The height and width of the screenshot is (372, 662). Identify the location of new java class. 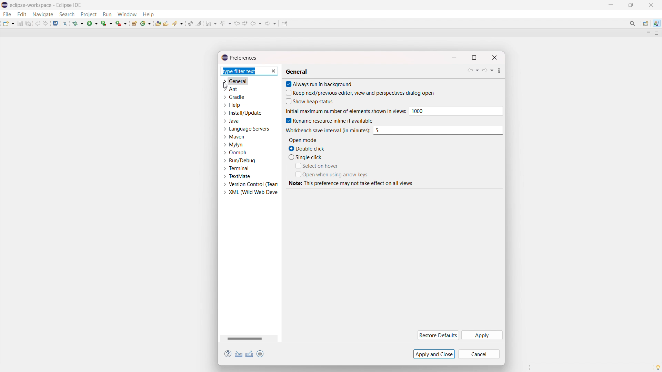
(146, 23).